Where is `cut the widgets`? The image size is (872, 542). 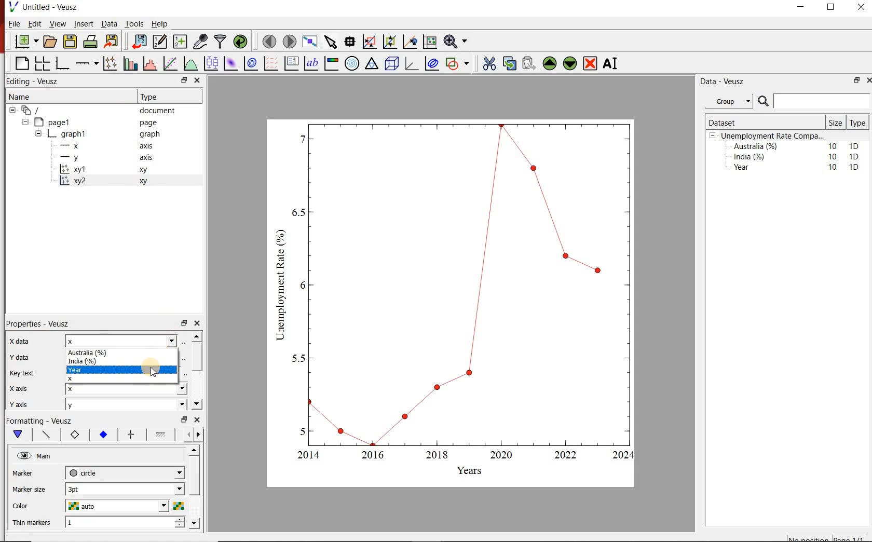 cut the widgets is located at coordinates (489, 63).